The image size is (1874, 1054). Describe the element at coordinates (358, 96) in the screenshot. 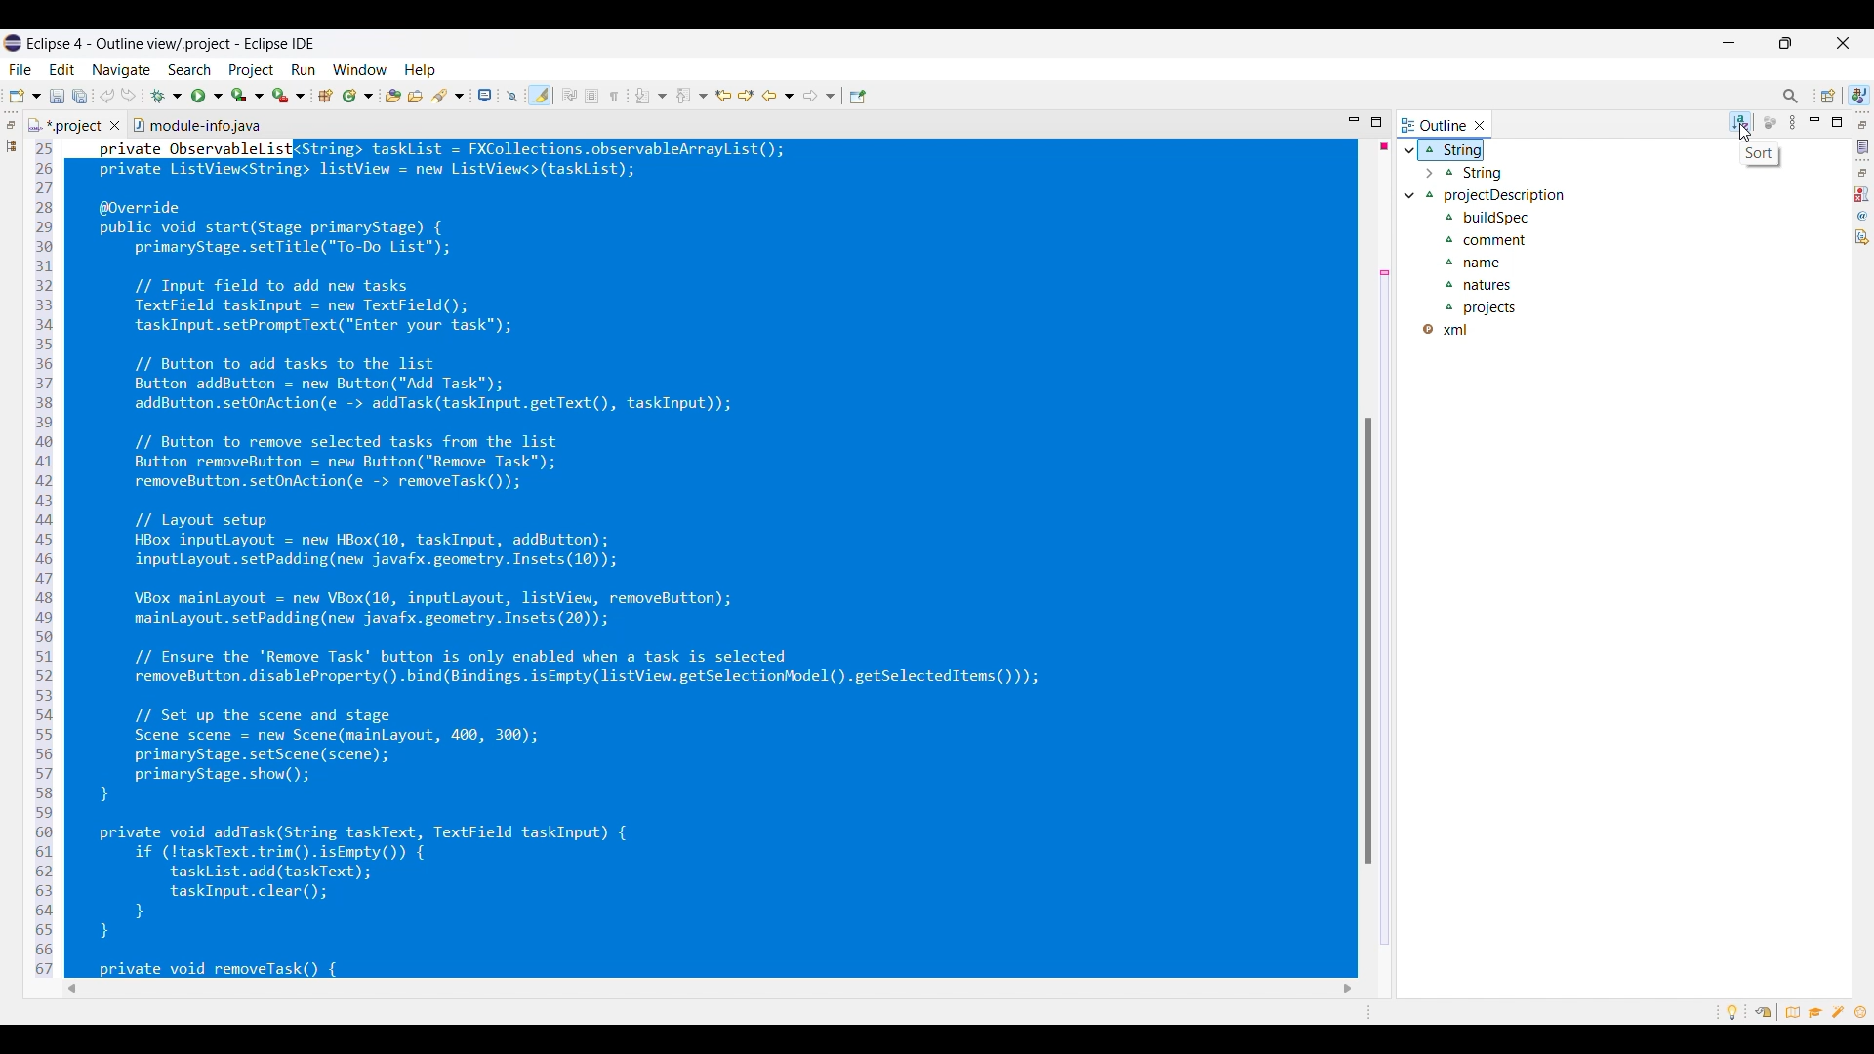

I see `New Java class options` at that location.